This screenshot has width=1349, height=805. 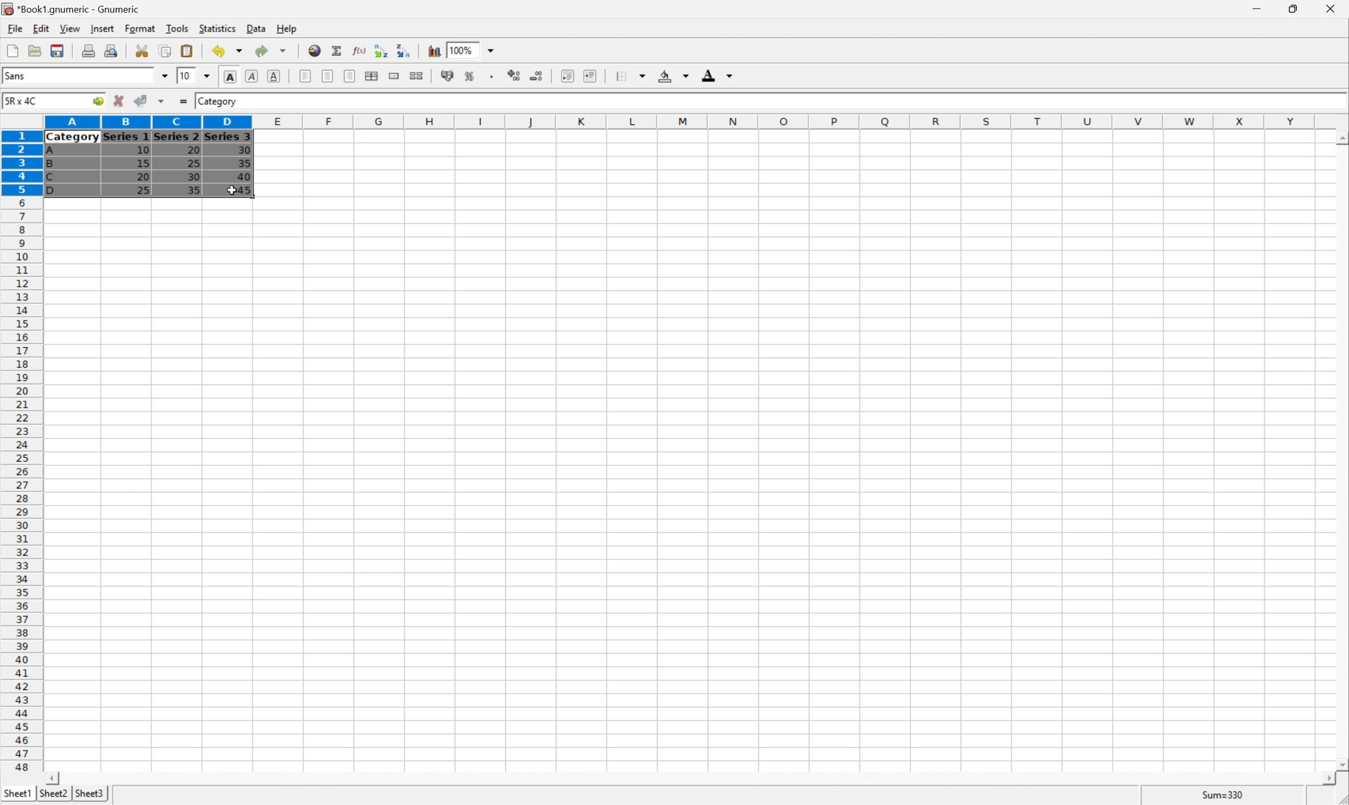 What do you see at coordinates (315, 49) in the screenshot?
I see `Insert a hyperlink` at bounding box center [315, 49].